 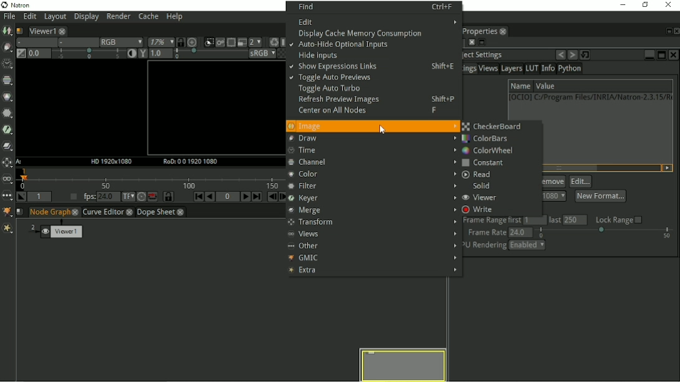 What do you see at coordinates (8, 81) in the screenshot?
I see `Channel` at bounding box center [8, 81].